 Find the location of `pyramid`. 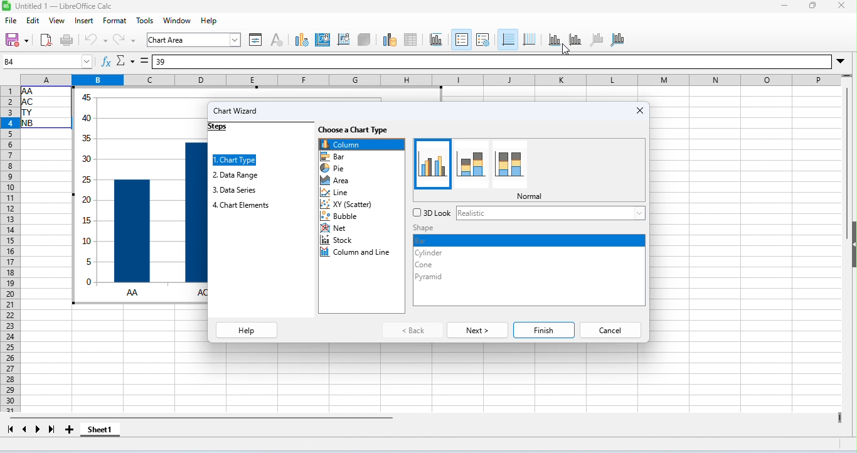

pyramid is located at coordinates (428, 279).